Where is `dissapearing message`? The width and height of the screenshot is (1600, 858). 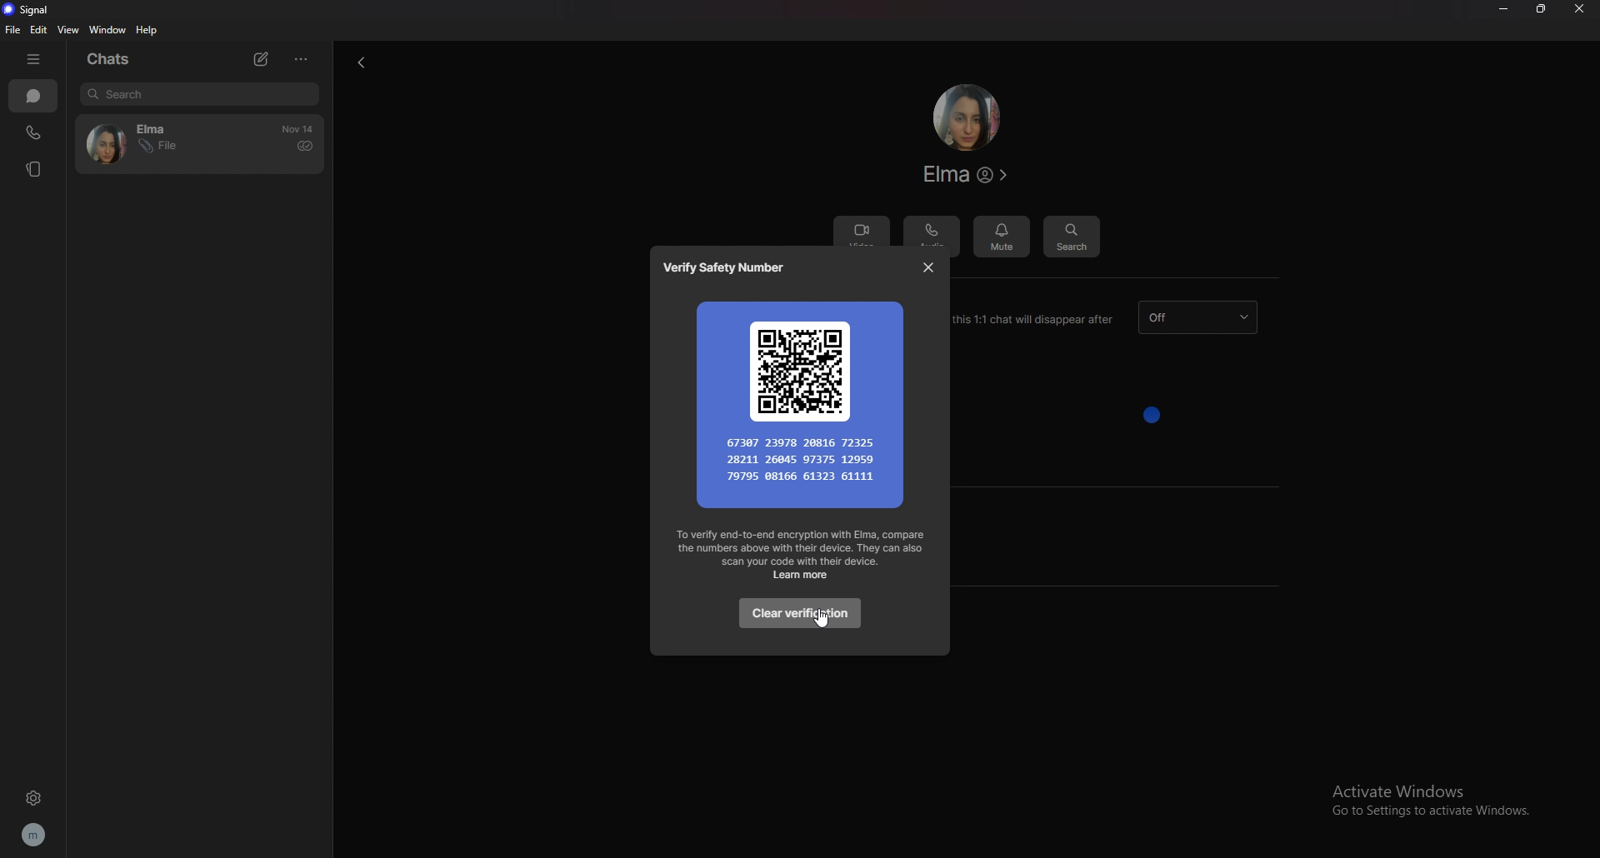
dissapearing message is located at coordinates (1197, 317).